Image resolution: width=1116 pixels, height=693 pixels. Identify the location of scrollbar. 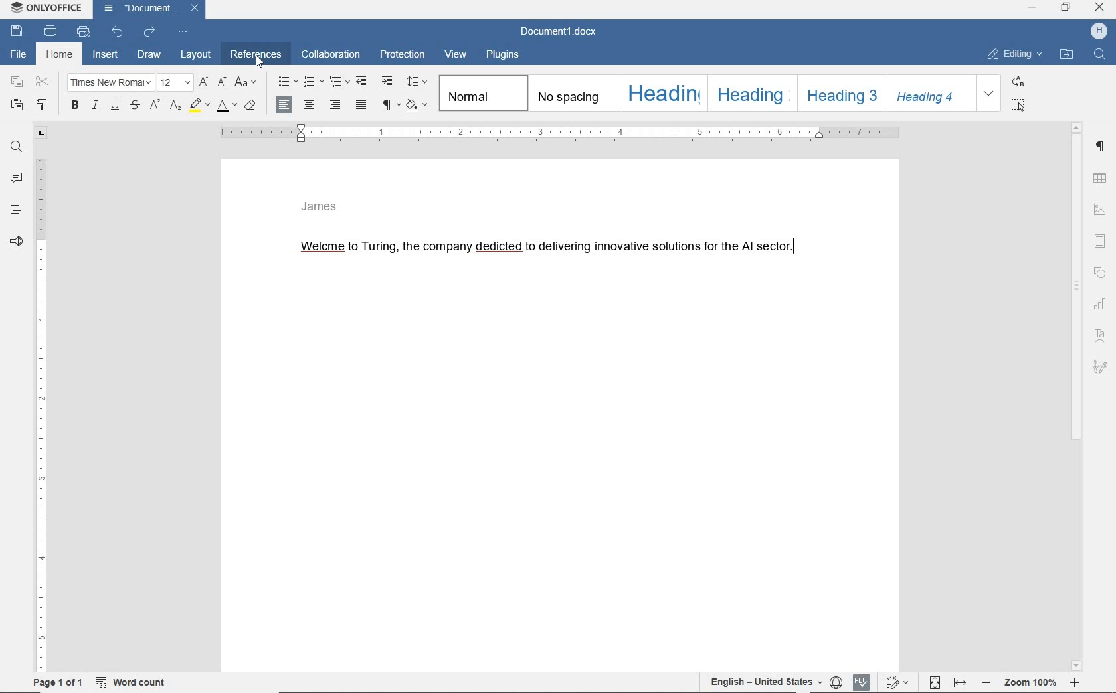
(1080, 397).